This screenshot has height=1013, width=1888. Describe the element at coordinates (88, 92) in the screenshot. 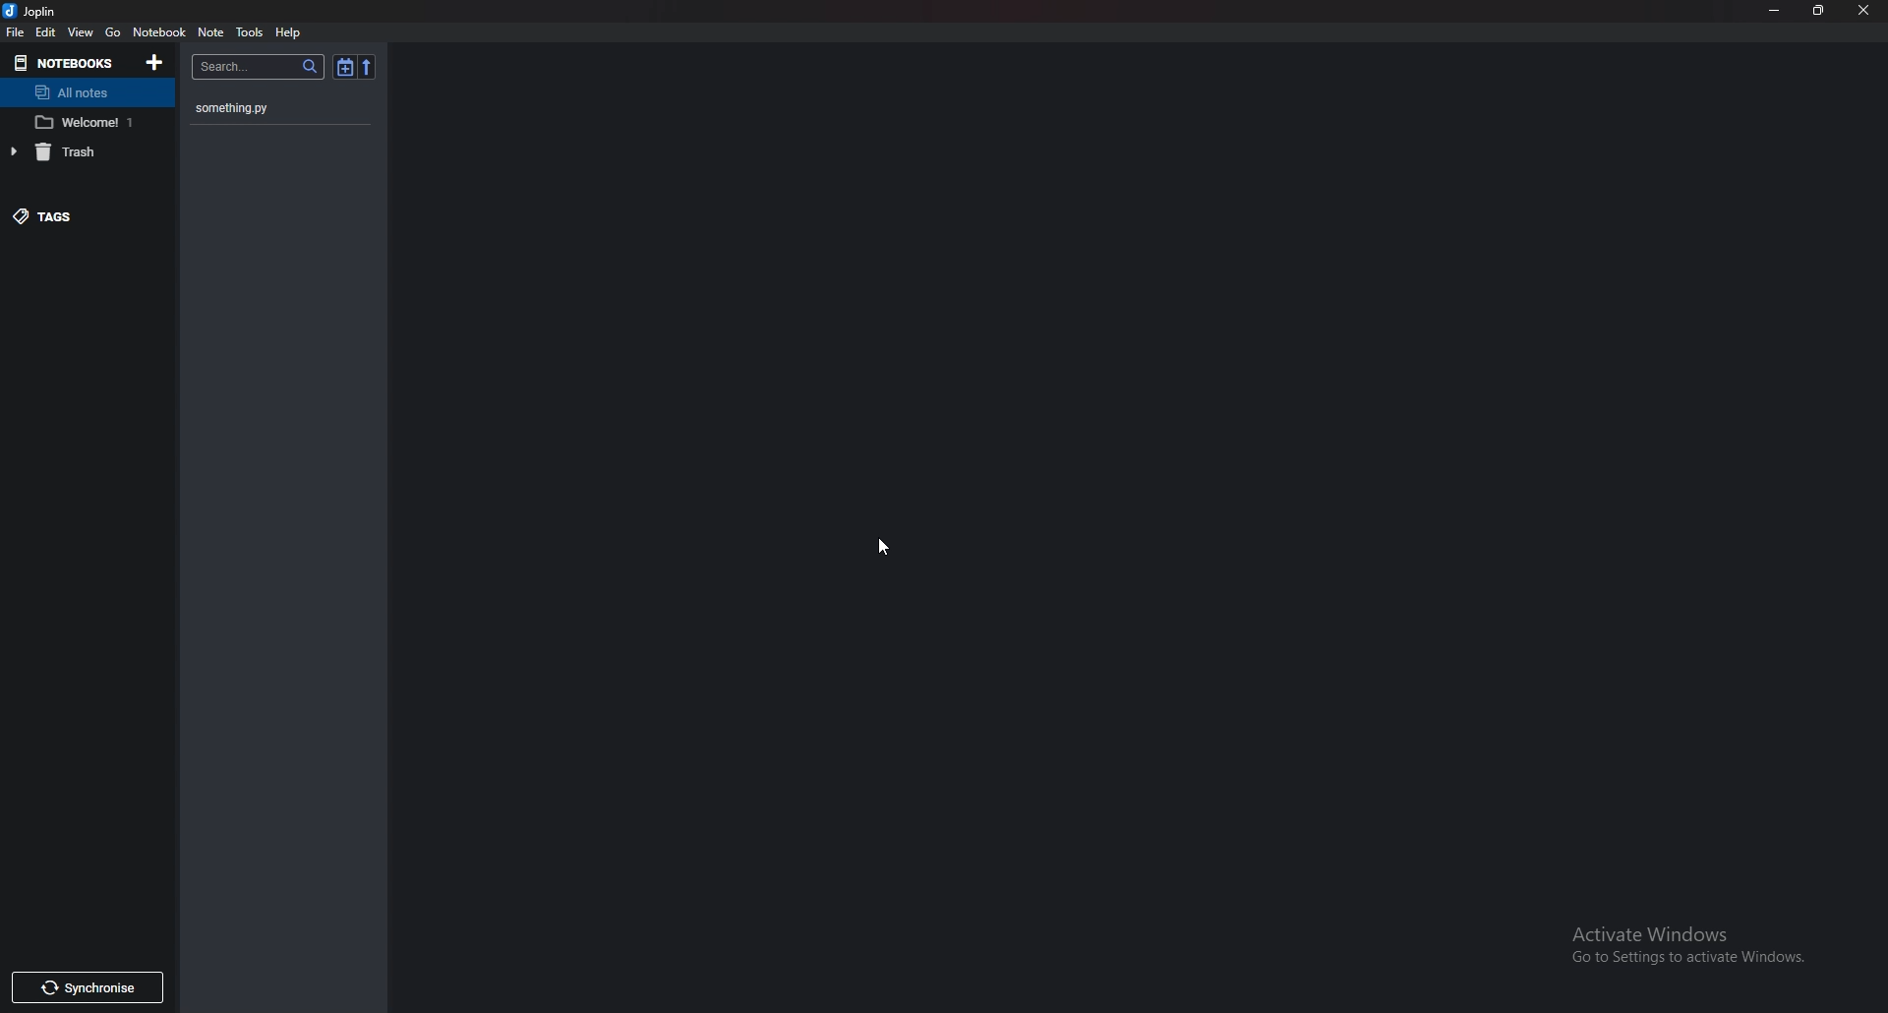

I see `All notes` at that location.